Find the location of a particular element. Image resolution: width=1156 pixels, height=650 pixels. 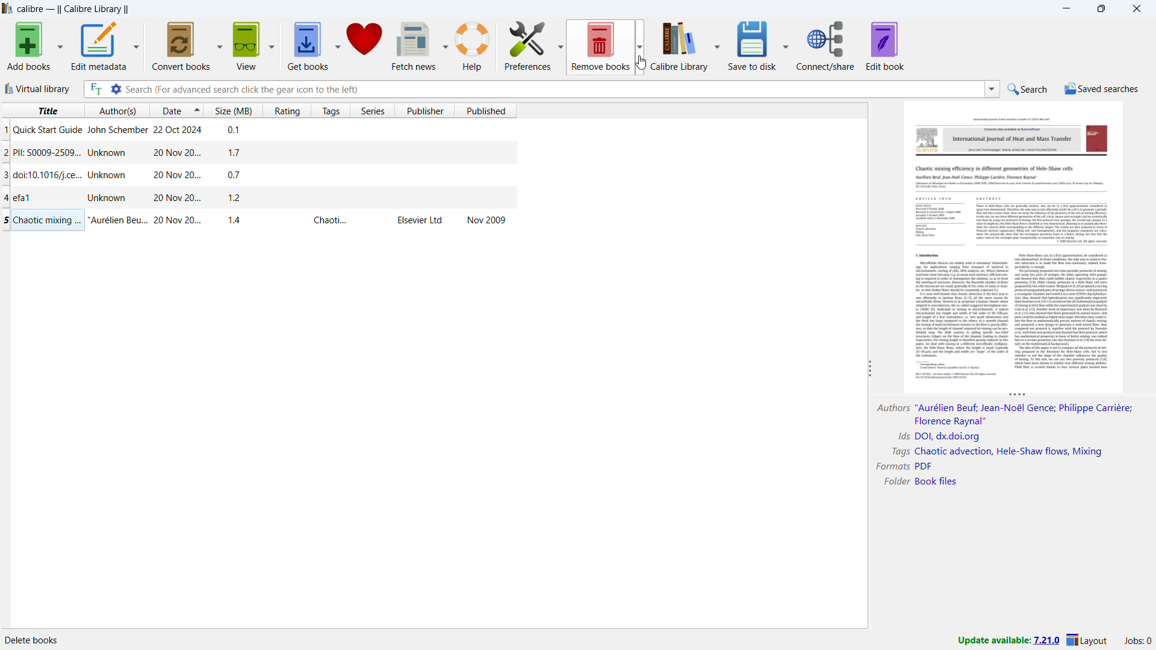

get books is located at coordinates (308, 46).